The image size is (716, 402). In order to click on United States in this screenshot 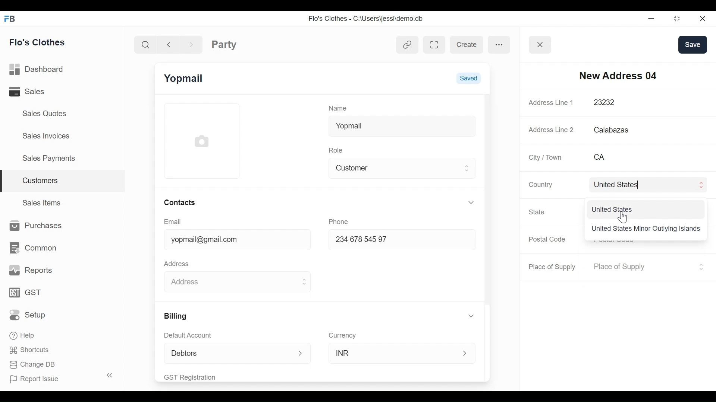, I will do `click(640, 184)`.